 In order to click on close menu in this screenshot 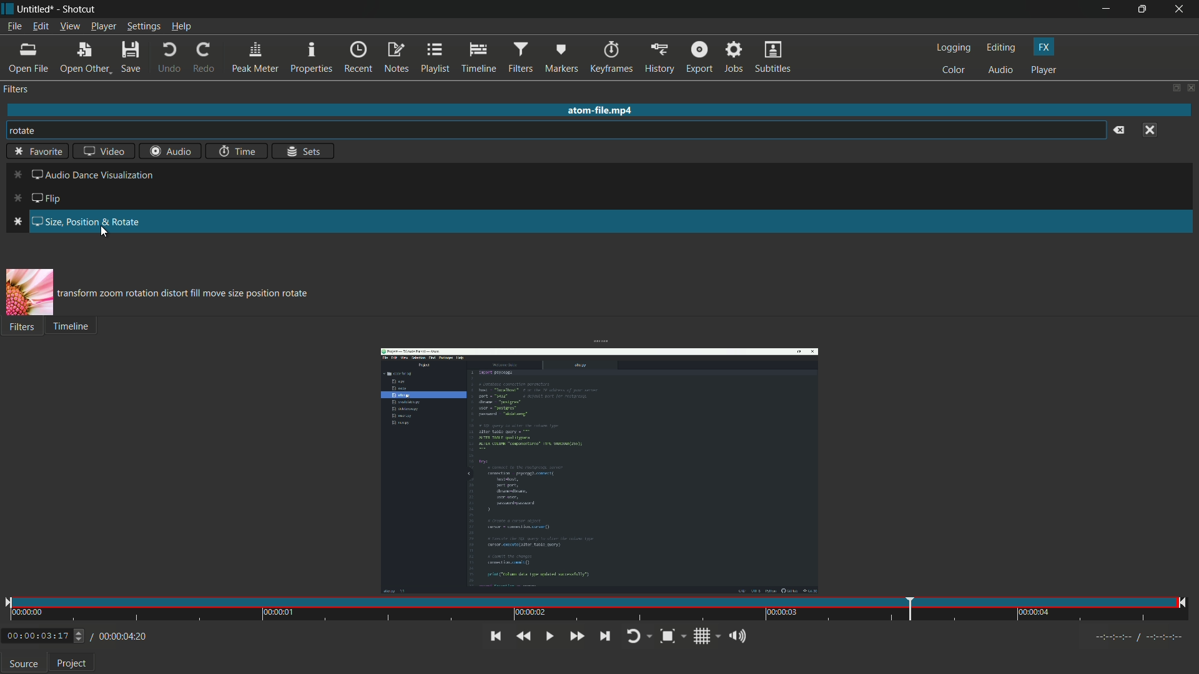, I will do `click(1149, 130)`.